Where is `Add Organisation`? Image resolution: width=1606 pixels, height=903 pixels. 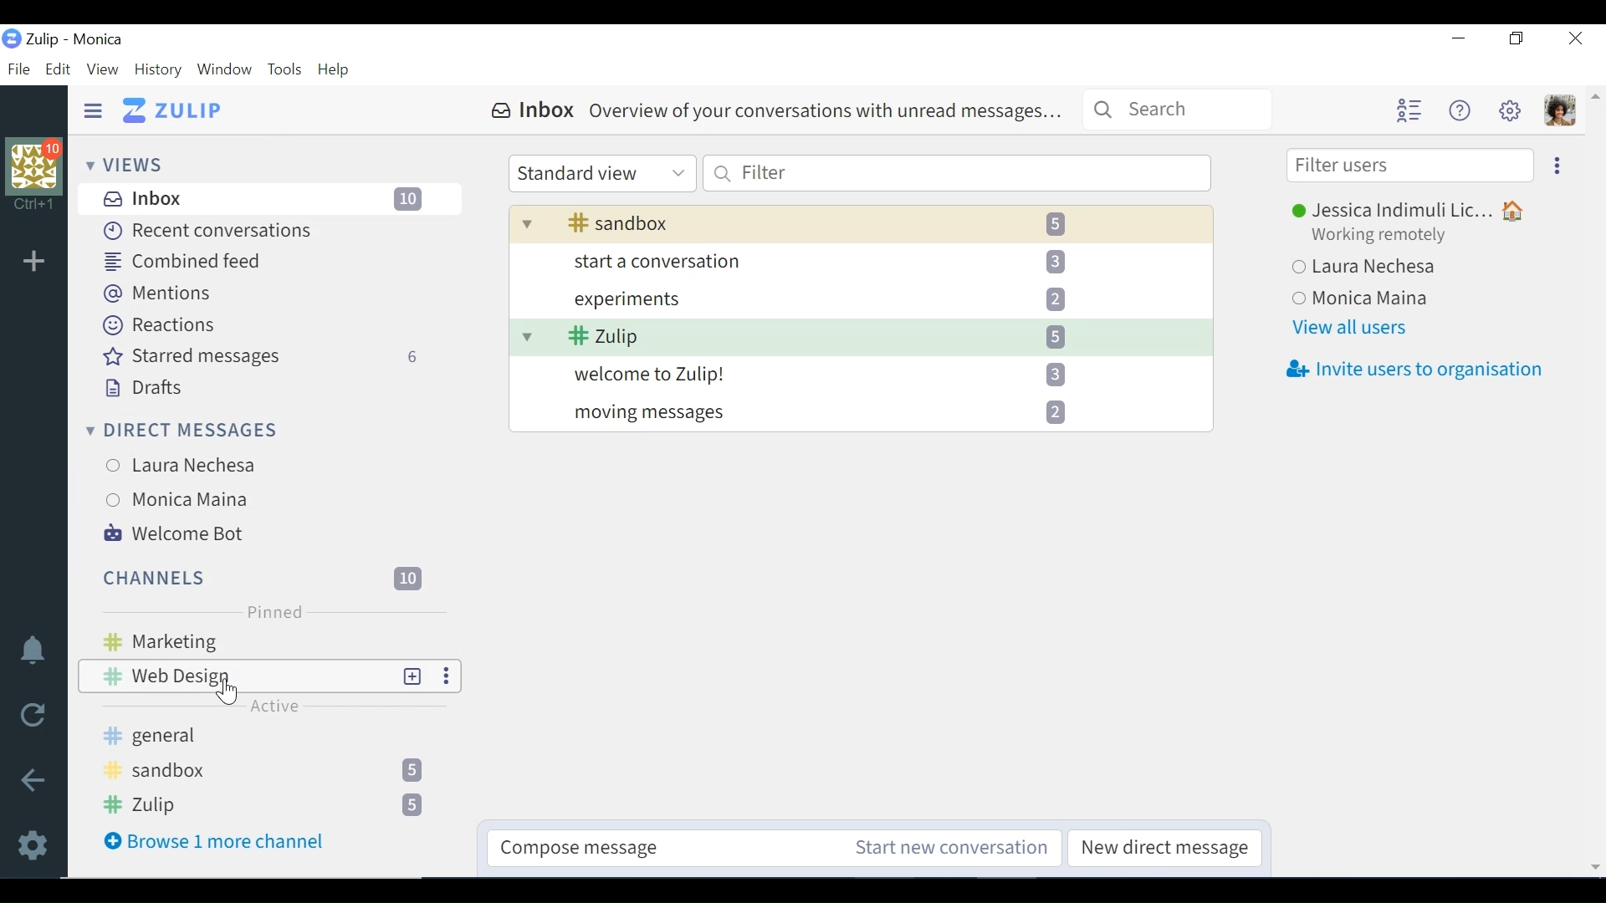 Add Organisation is located at coordinates (34, 260).